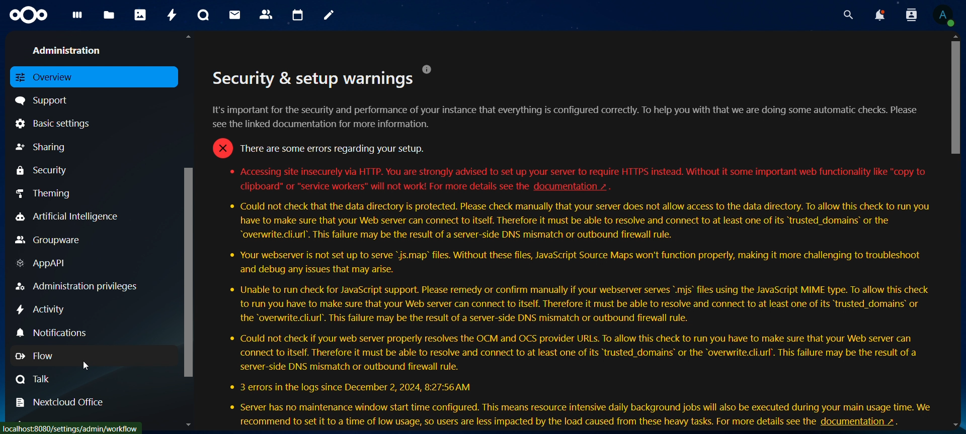 The height and width of the screenshot is (434, 966). I want to click on . . [J]
Security & setup warnings
It's important for the security and performance of your instance that everything is configured correctly. To help you with that we are doing some automatic checks. Please
see the linked documentation for more information.
x] There are some errors regarding your setup.

* Accessing site insecurely via HTTP. You are strongly advised to set up your server to require HTTPS instead. Without it some important web functionality like “copy to
clipboard” or "service workers" will not work! For more details see the documentation ~ .

* Could not check that the data directory is protected. Please check manually that your server does not allow access to the data directory. To allow this check to run you
have to make sure that your Web server can connect to itself. Therefore it must be able to resolve and connect to at least one of its “trusted_domains™ or the
“overwrite.cli.url”. This failure may be the result of a server-side DNS mismatch or outbound firewall rule.

* Your webserver is not set up to serve "js.map’ files. Without these files, JavaScript Source Maps won't function properly, making it more challenging to troubleshoot
and debug any issues that may arise.

* Unable to run check for JavaScript support. Please remedy or confirm manually if your webserver serves "mjs’ files using the JavaScript MIME type. To allow this check
to run you have to make sure that your Web server can connect to itself. Therefore it must be able to resolve and connect to at least one of its “trusted_domains’ or

] the “overwrite.cli.url’. This failure may be the result of a server-side DNS mismatch or outbound firewall rule.

* Could not check if your web server properly resolves the OCM and OCS provider URLs. To allow this check to run you have to make sure that your Web server can
connect to itself. Therefore it must be able to resolve and connect to at least one of its “trusted_domains’ or the “overwrite.cli.url’. This failure may be the result of a
server-side DNS mismatch or outbound firewall rule.

* 3 errors in the logs since December 2, 2024, 8:27:56 AM

* Server has no maintenance window start time configured. This means resource intensive daily background jobs will also be executed during your main usage time. We

~ recommend to set it to a time of low usage, so users are less impacted by the load caused from these heavy tasks. For more details see the documentation ~ ., so click(576, 232).